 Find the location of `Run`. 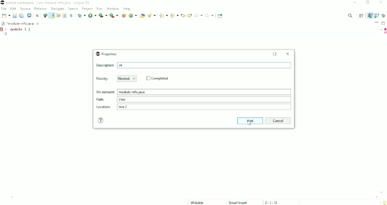

Run is located at coordinates (92, 15).